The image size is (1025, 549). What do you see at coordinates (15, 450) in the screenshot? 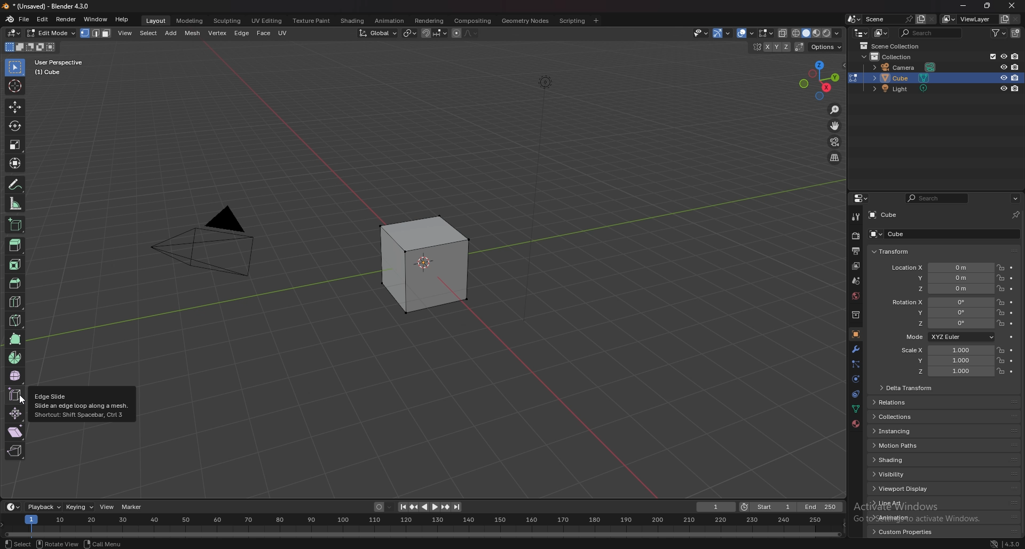
I see `rip region` at bounding box center [15, 450].